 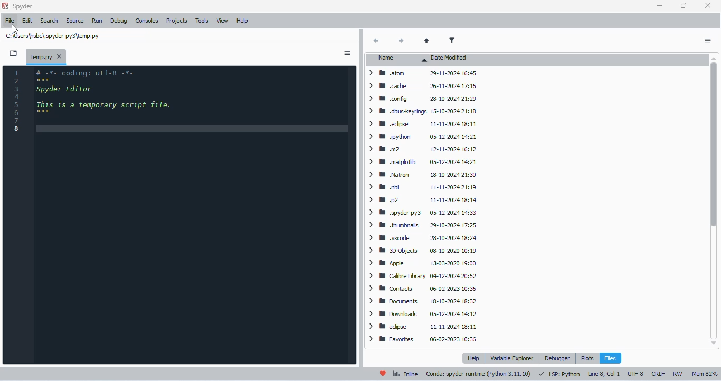 I want to click on RW, so click(x=678, y=374).